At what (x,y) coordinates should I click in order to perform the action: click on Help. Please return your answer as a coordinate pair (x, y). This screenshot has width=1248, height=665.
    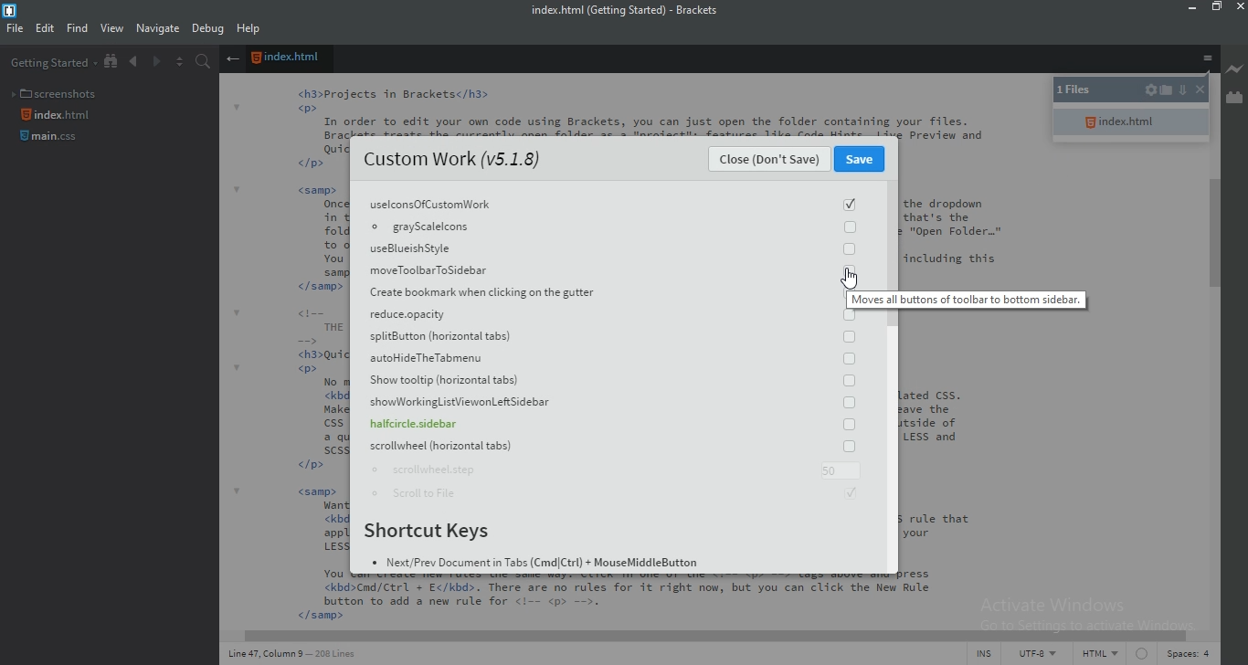
    Looking at the image, I should click on (250, 30).